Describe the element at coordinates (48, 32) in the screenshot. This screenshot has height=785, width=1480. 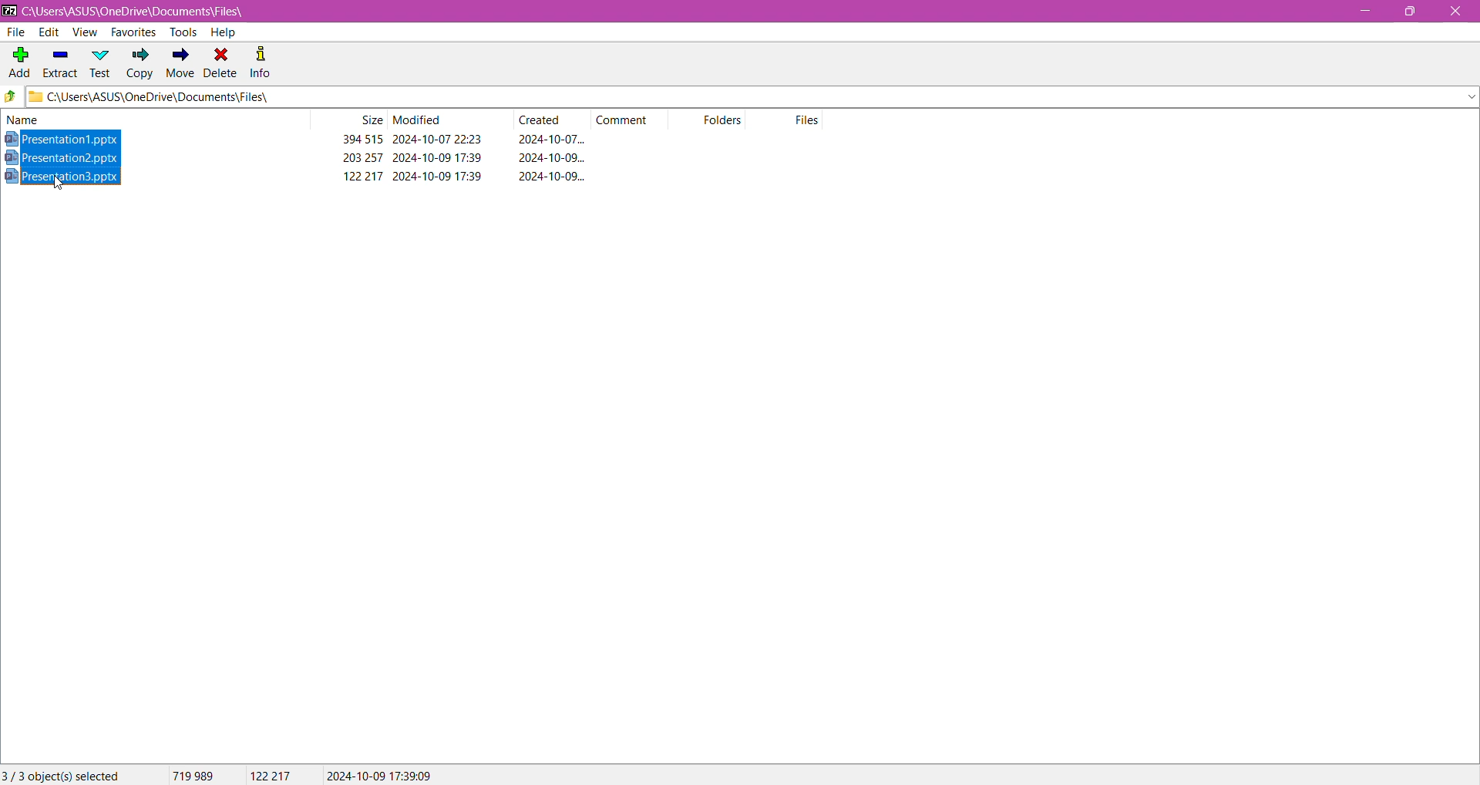
I see `Edit` at that location.